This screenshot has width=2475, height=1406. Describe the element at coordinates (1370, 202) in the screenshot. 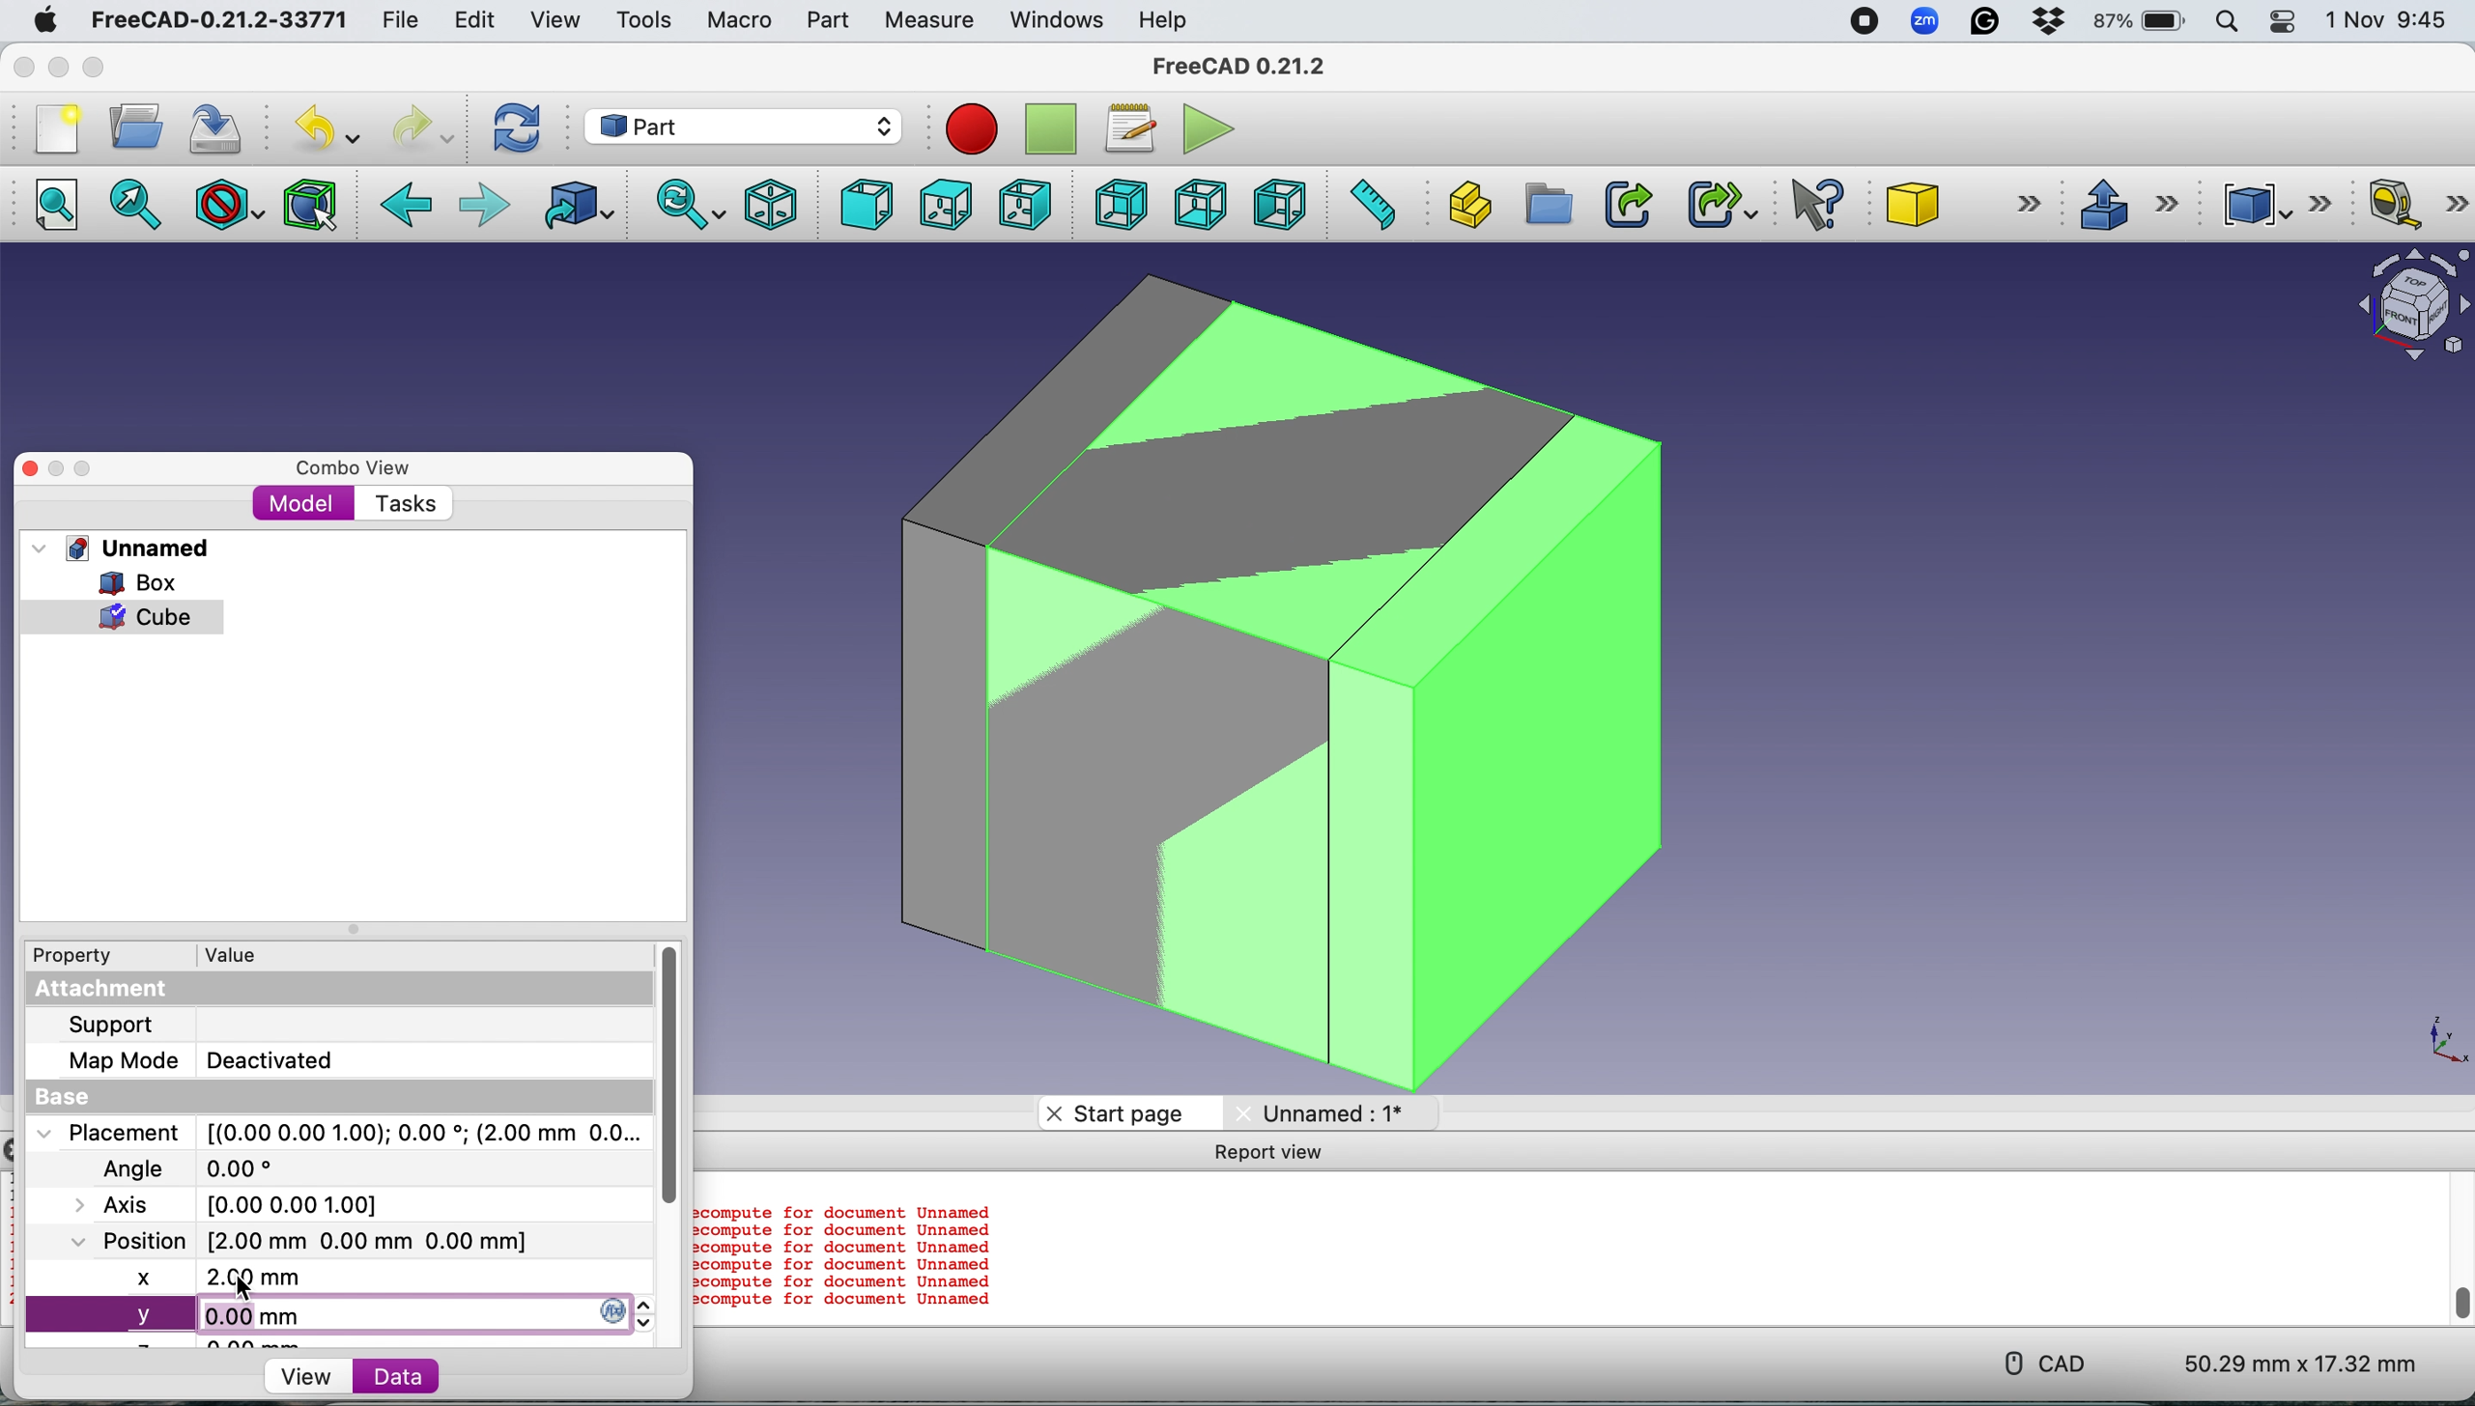

I see `Measure distance` at that location.